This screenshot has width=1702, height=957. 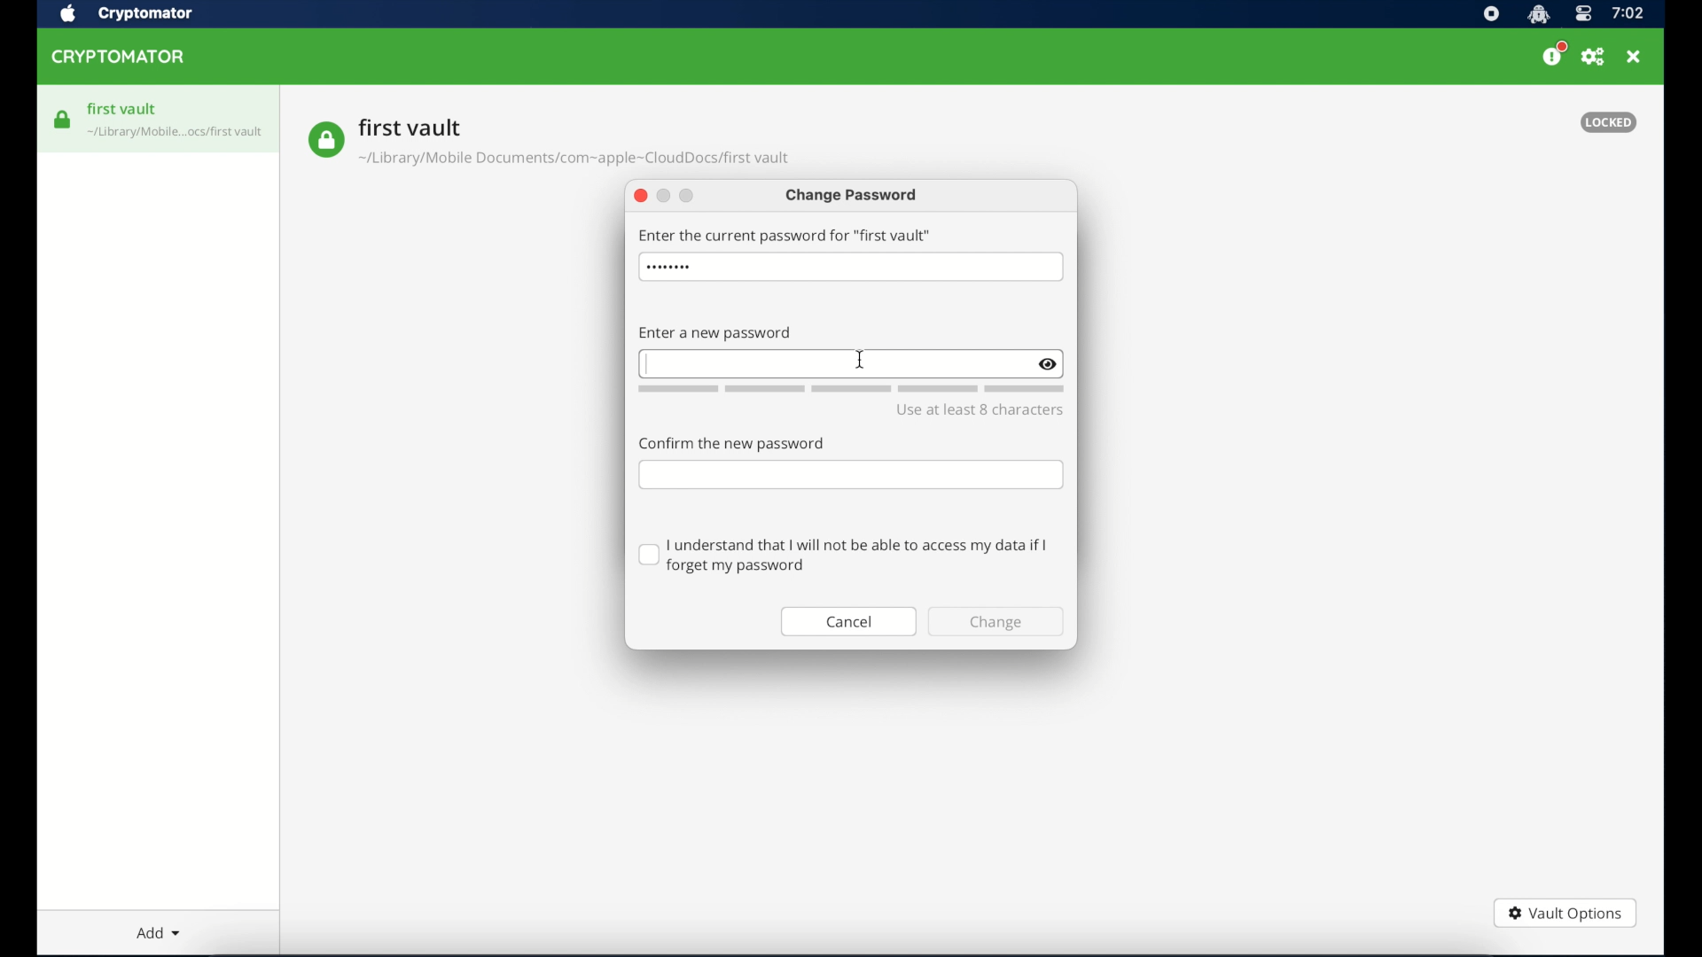 I want to click on cursor, so click(x=860, y=360).